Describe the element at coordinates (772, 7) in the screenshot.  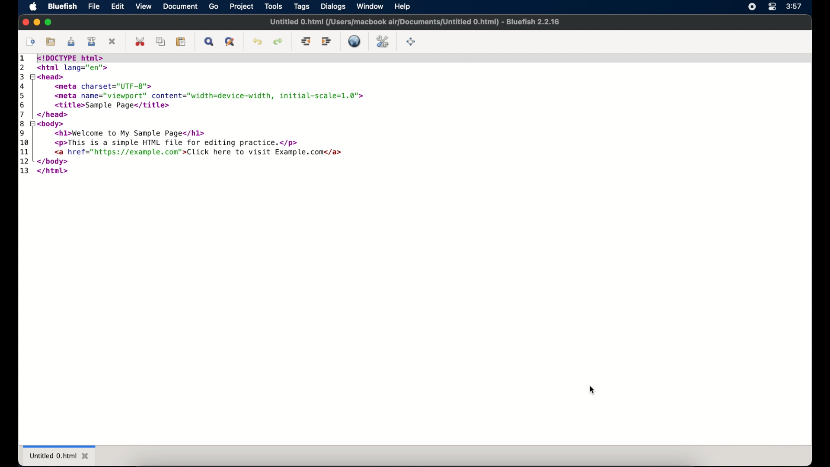
I see `control center` at that location.